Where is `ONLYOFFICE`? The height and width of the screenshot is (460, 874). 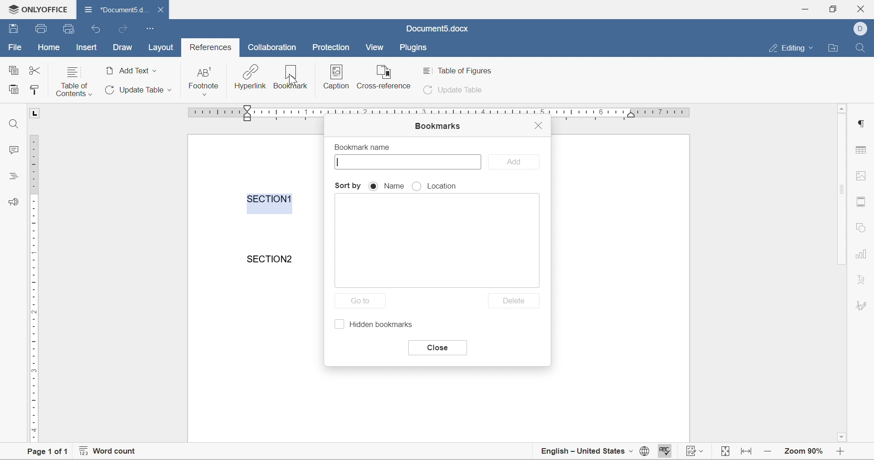
ONLYOFFICE is located at coordinates (36, 8).